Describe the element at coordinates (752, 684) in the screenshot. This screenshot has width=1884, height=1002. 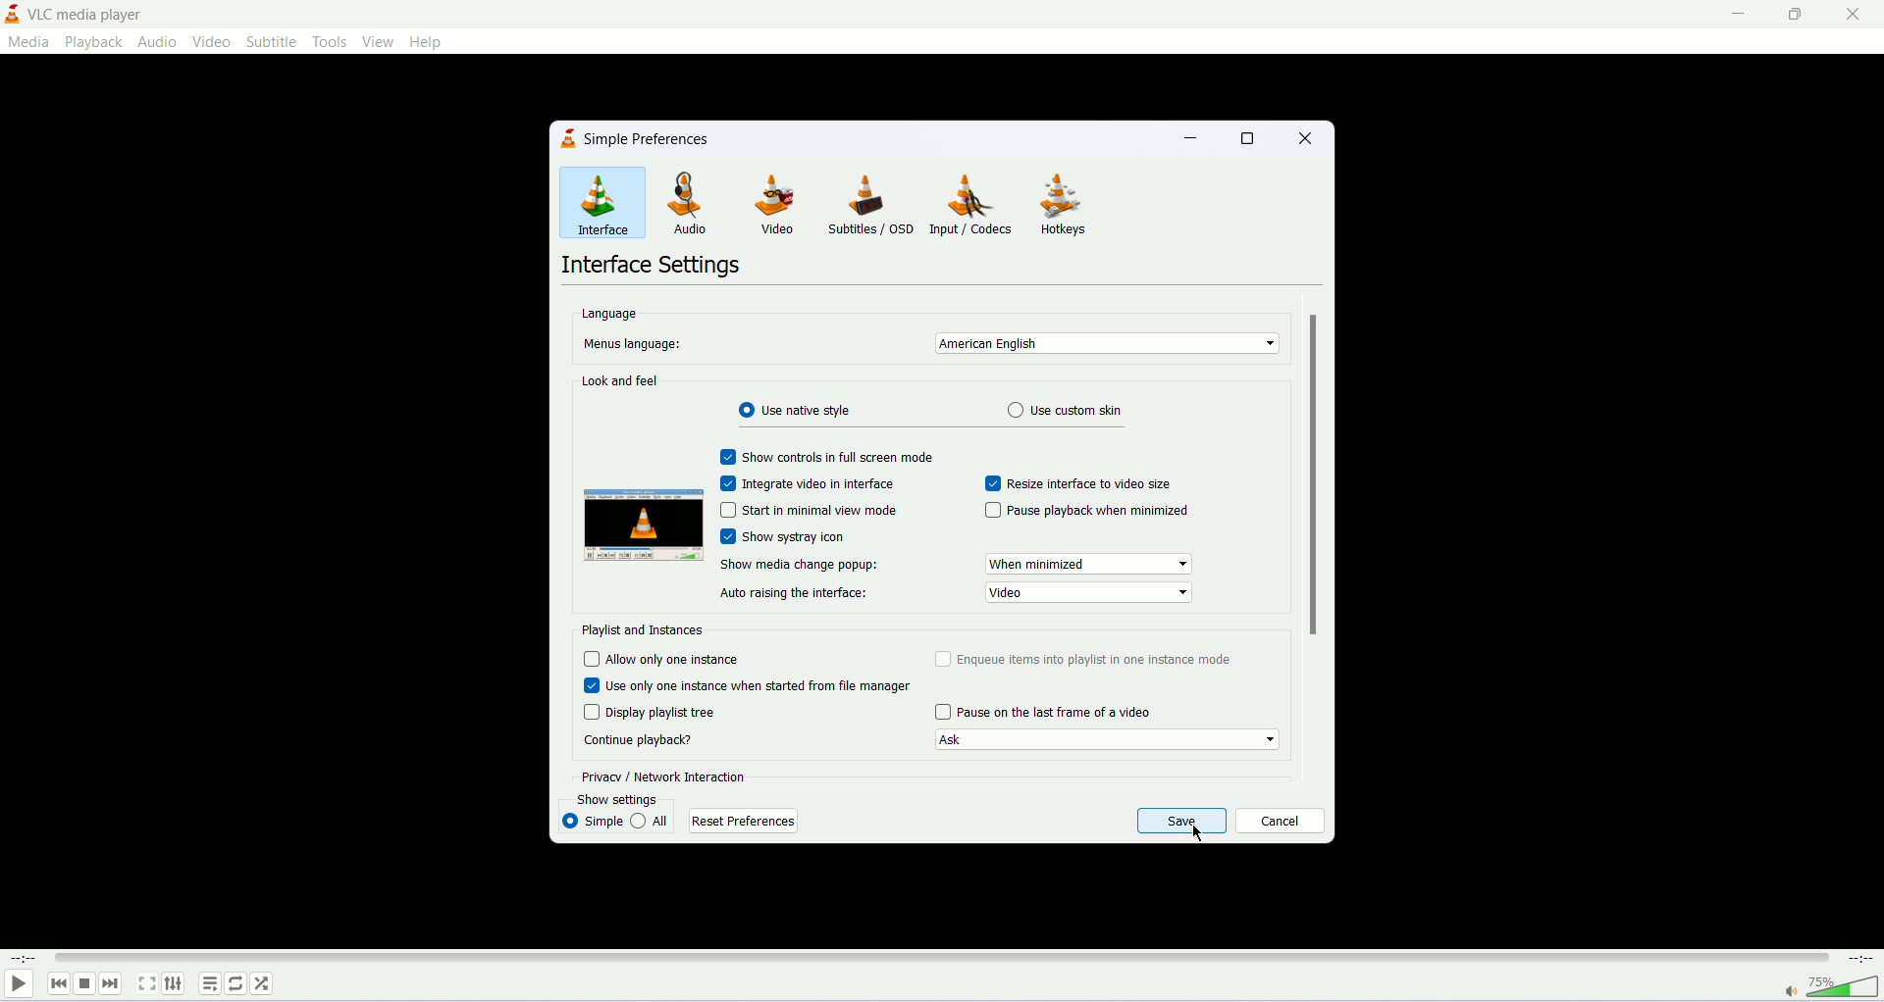
I see `use only one instance when started from file manager` at that location.